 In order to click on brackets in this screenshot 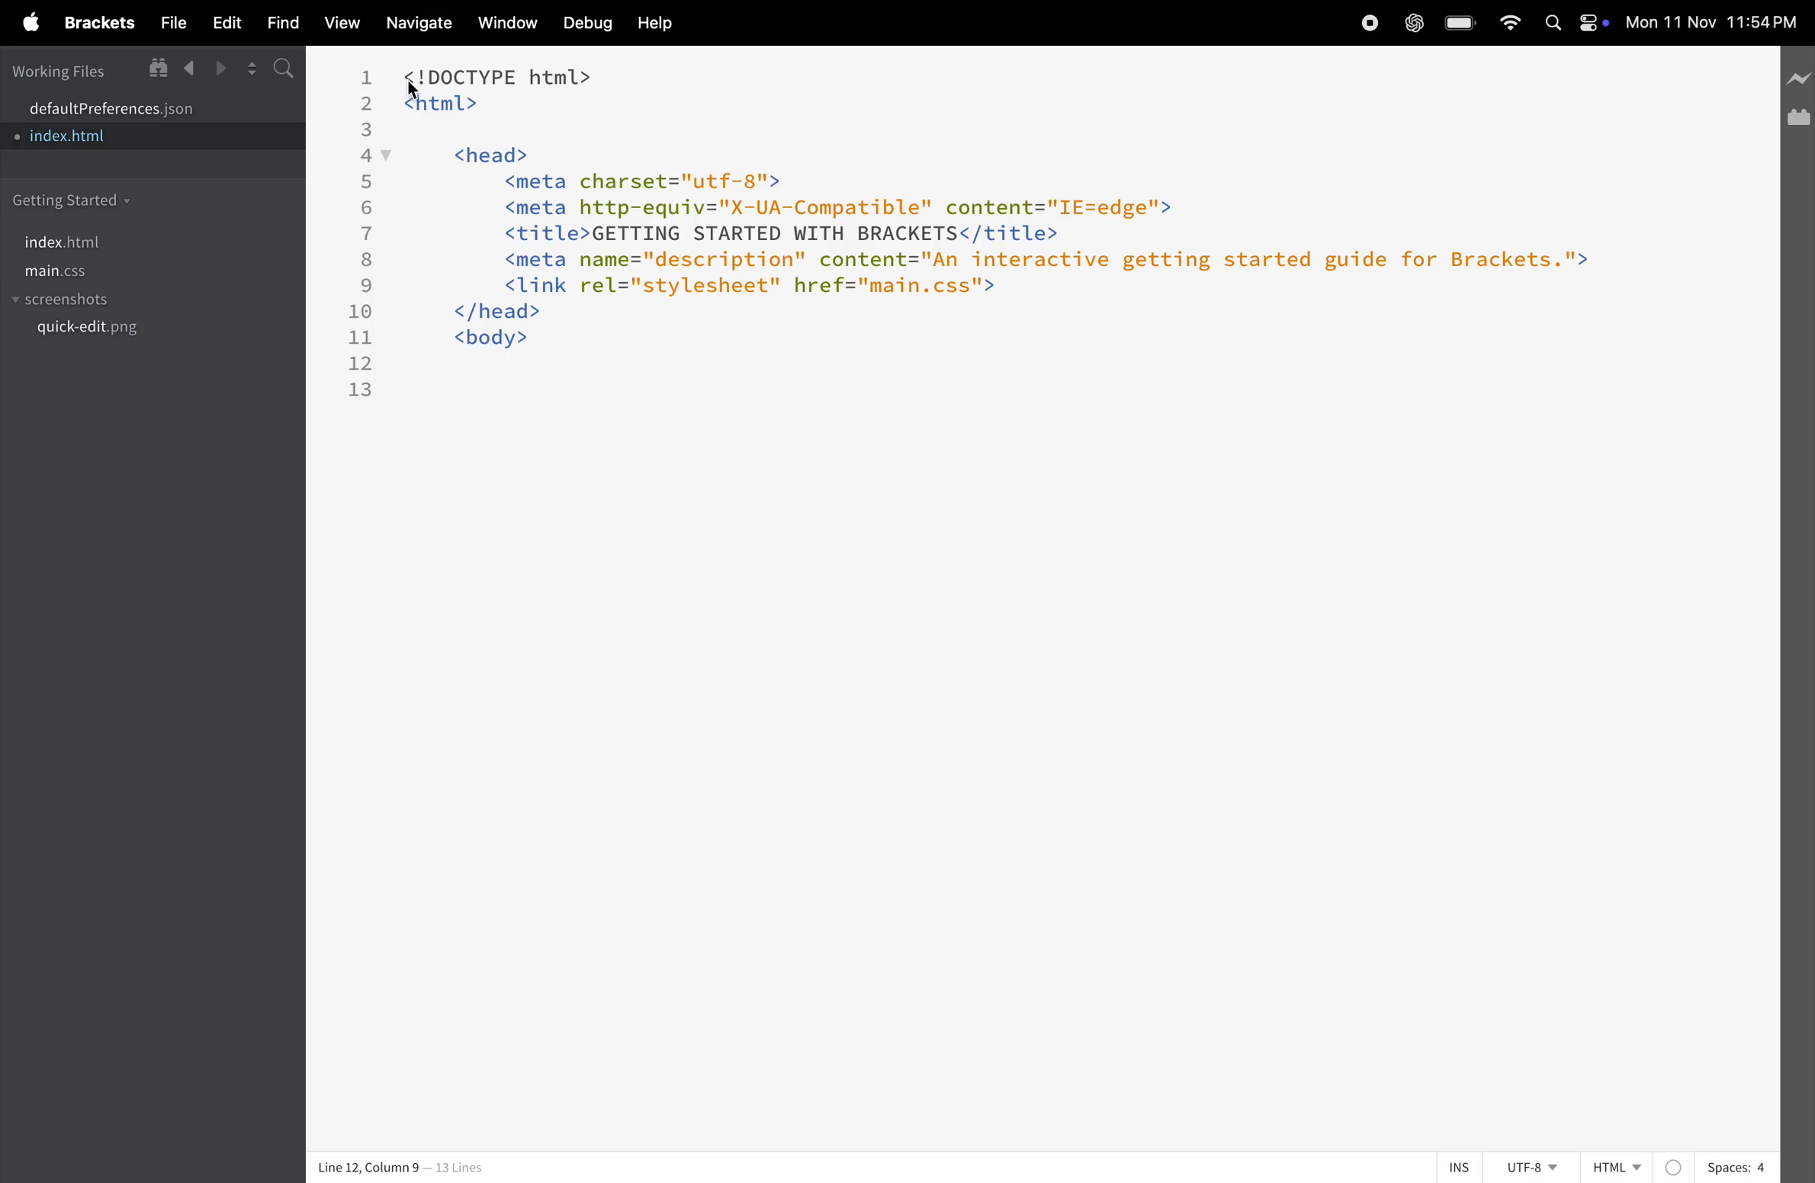, I will do `click(95, 21)`.